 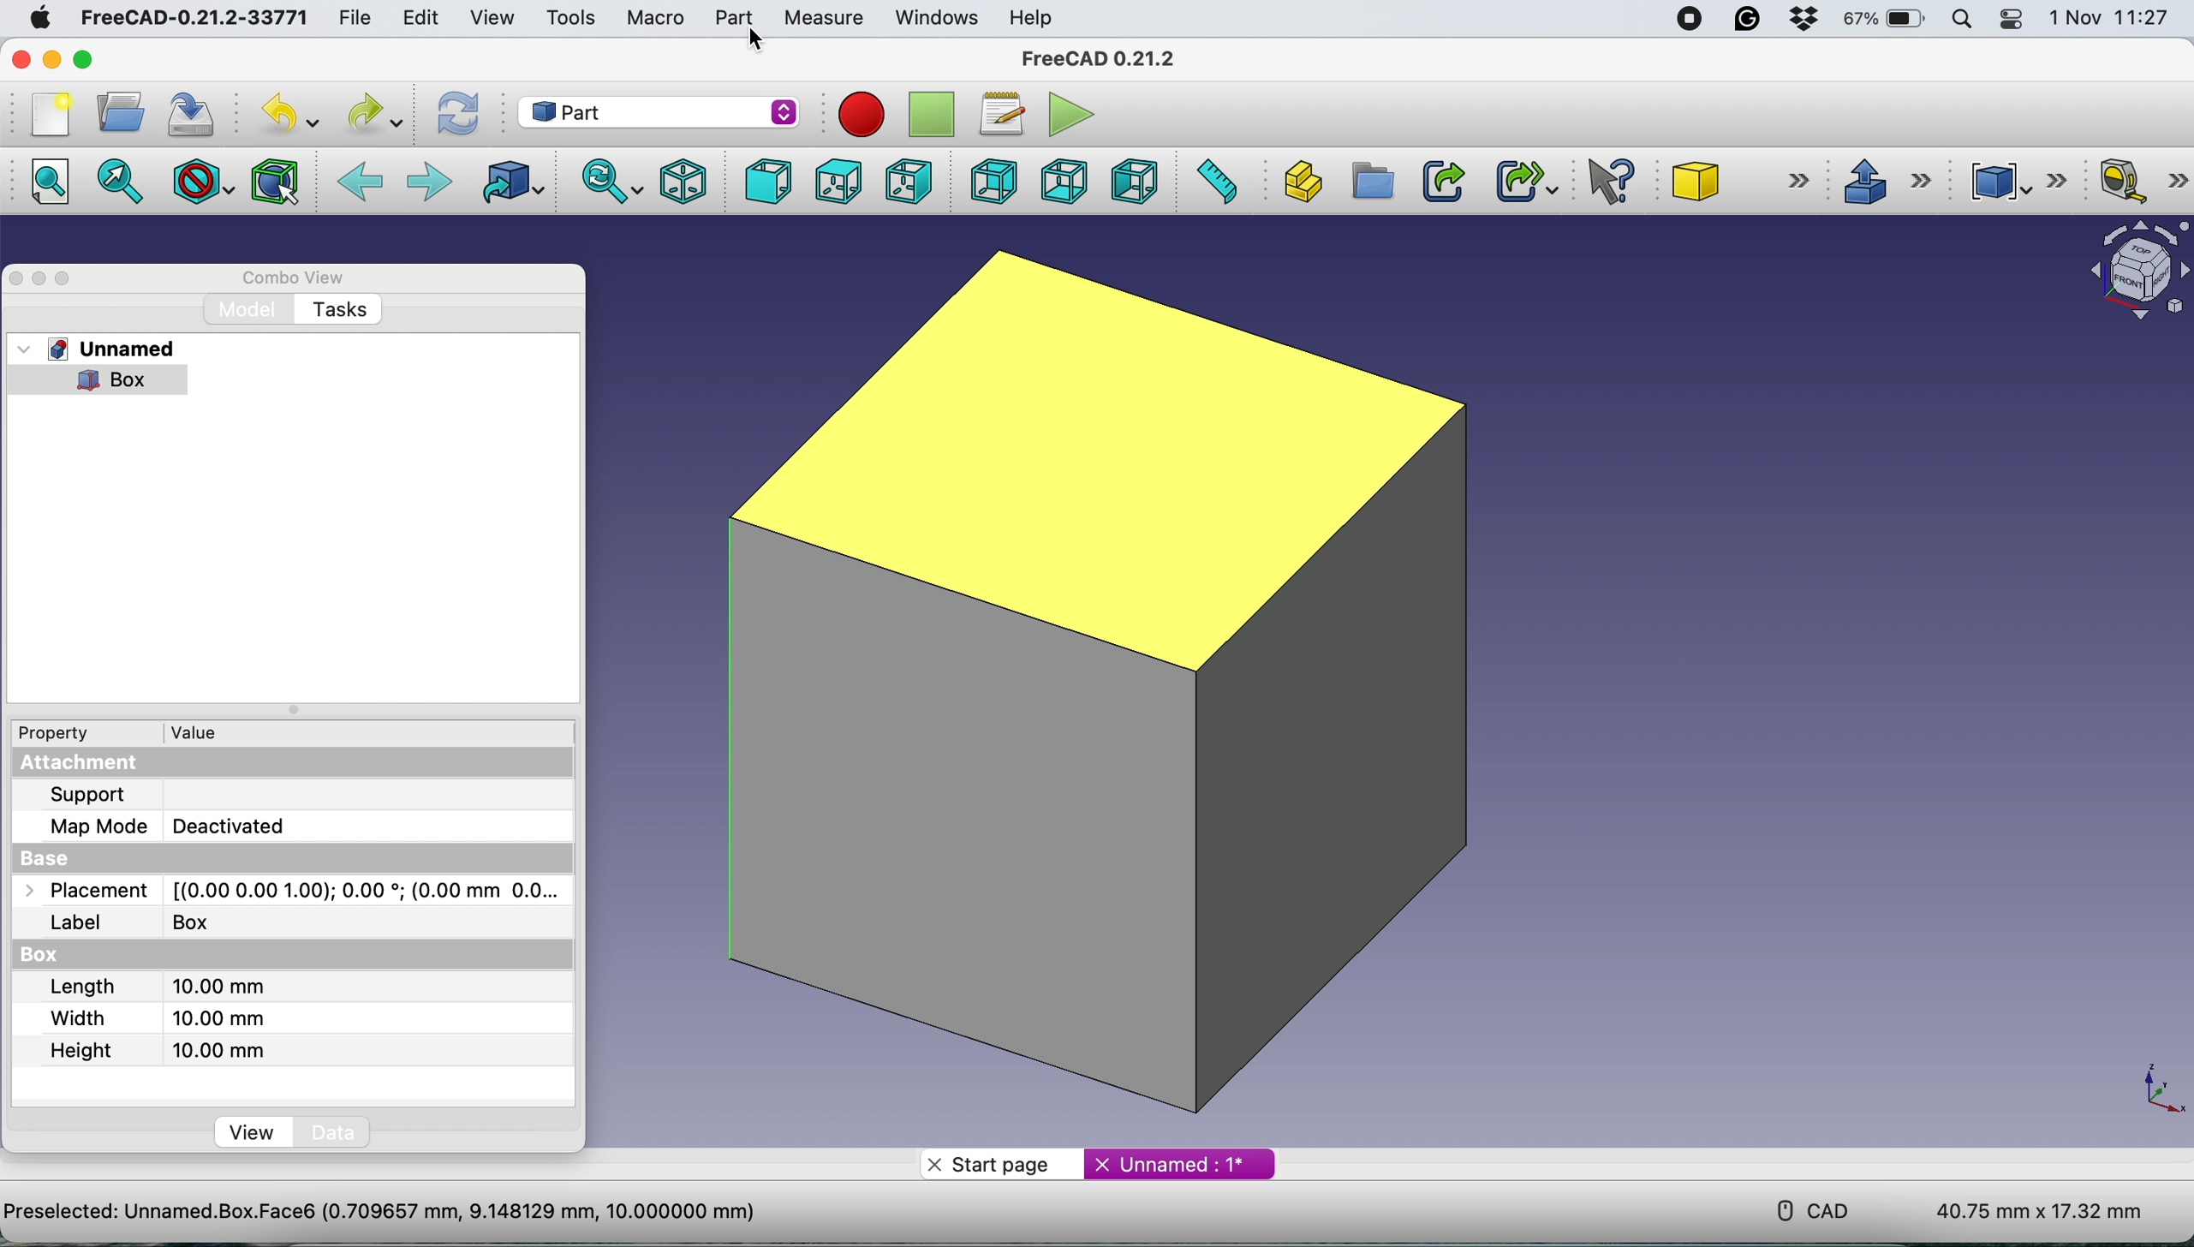 What do you see at coordinates (1525, 182) in the screenshot?
I see `make sub link` at bounding box center [1525, 182].